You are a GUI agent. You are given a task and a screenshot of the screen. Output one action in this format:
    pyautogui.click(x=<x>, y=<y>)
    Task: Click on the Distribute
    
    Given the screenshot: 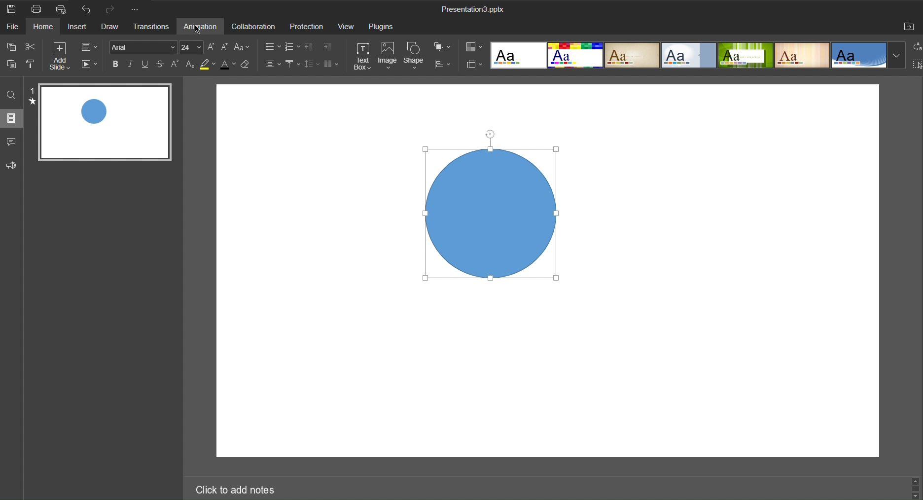 What is the action you would take?
    pyautogui.click(x=443, y=66)
    